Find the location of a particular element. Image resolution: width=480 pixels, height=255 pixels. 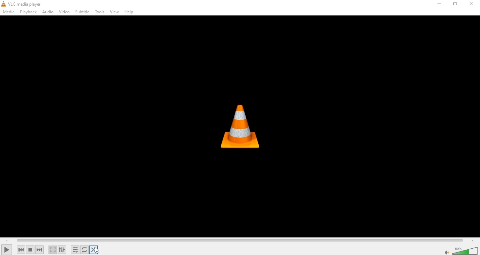

random is located at coordinates (96, 249).